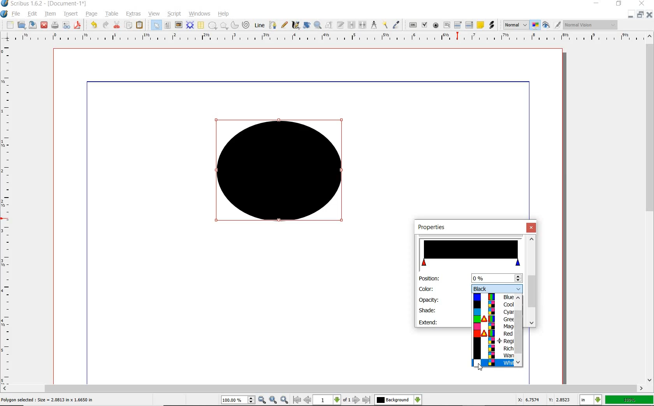 Image resolution: width=654 pixels, height=406 pixels. I want to click on TEXT FRAME, so click(167, 25).